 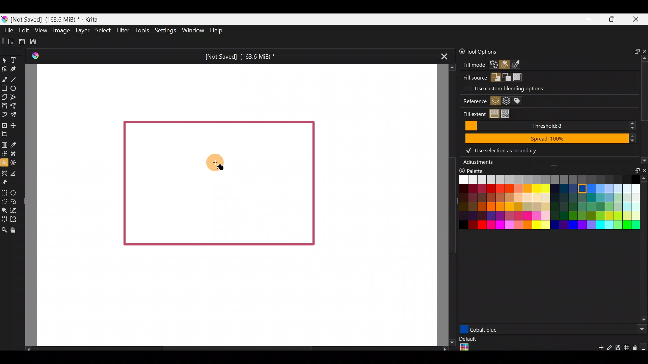 What do you see at coordinates (35, 42) in the screenshot?
I see `Save` at bounding box center [35, 42].